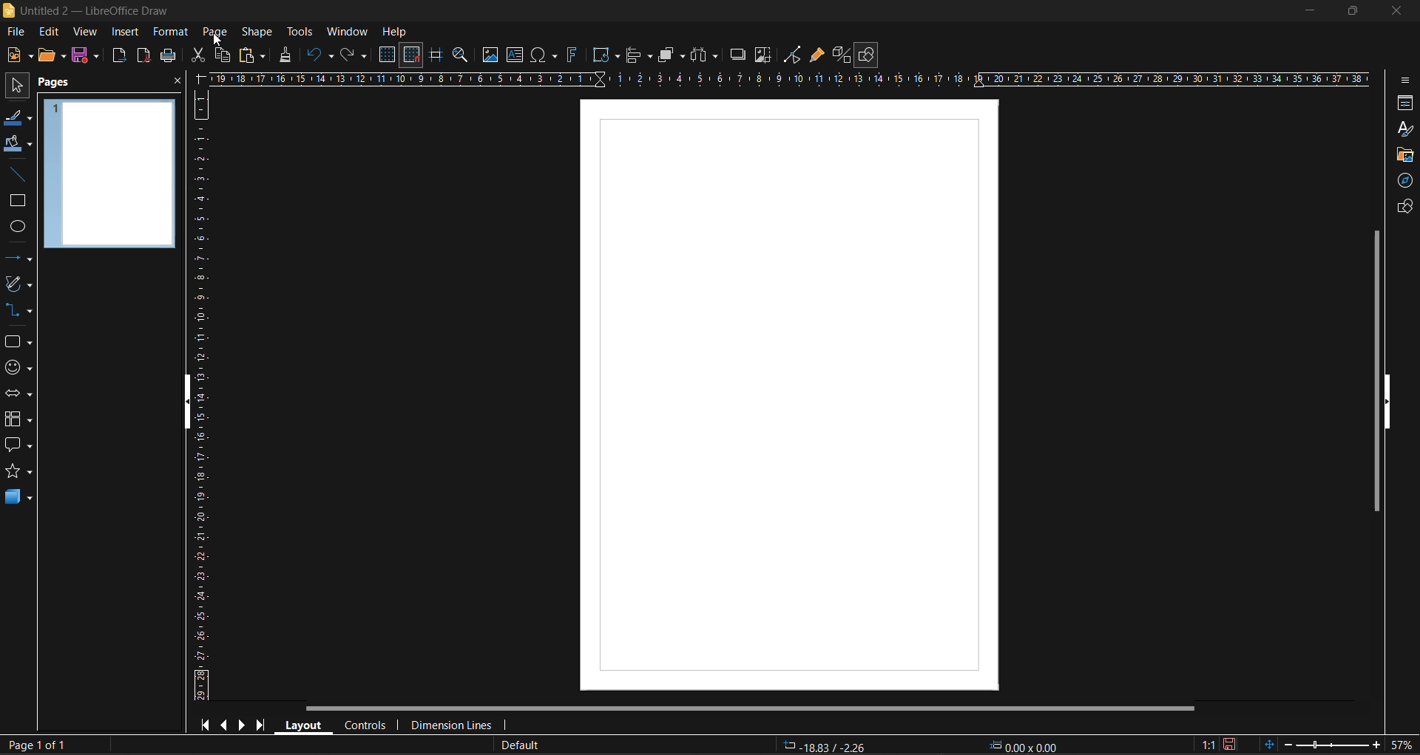 The height and width of the screenshot is (755, 1420). Describe the element at coordinates (794, 56) in the screenshot. I see `toggle point` at that location.